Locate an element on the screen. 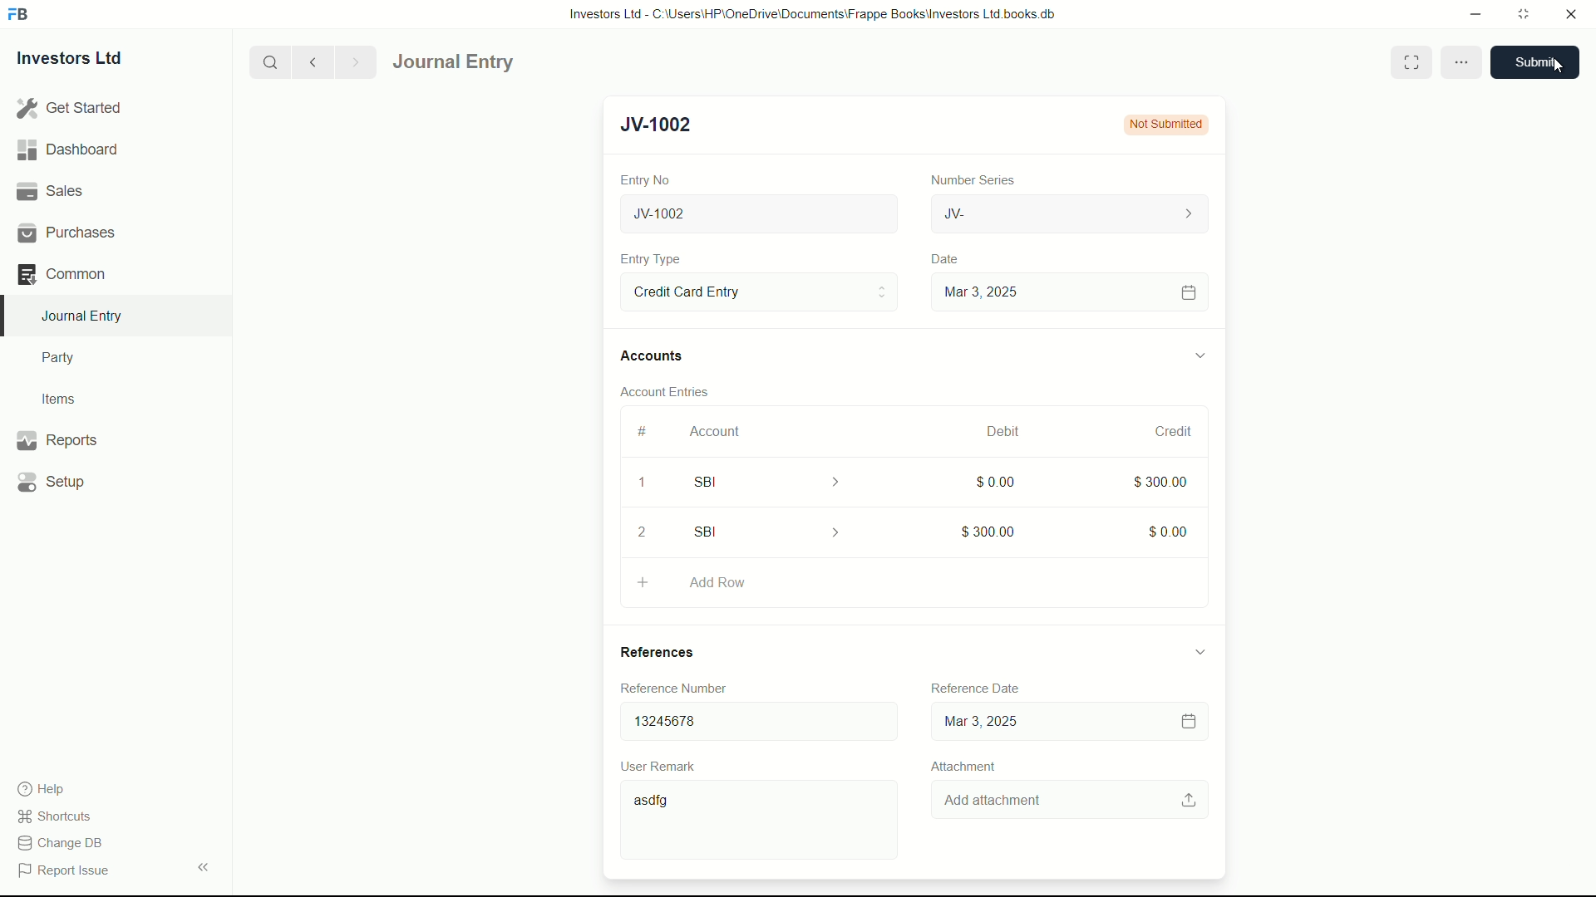 This screenshot has width=1596, height=897. Journal Entry is located at coordinates (501, 62).